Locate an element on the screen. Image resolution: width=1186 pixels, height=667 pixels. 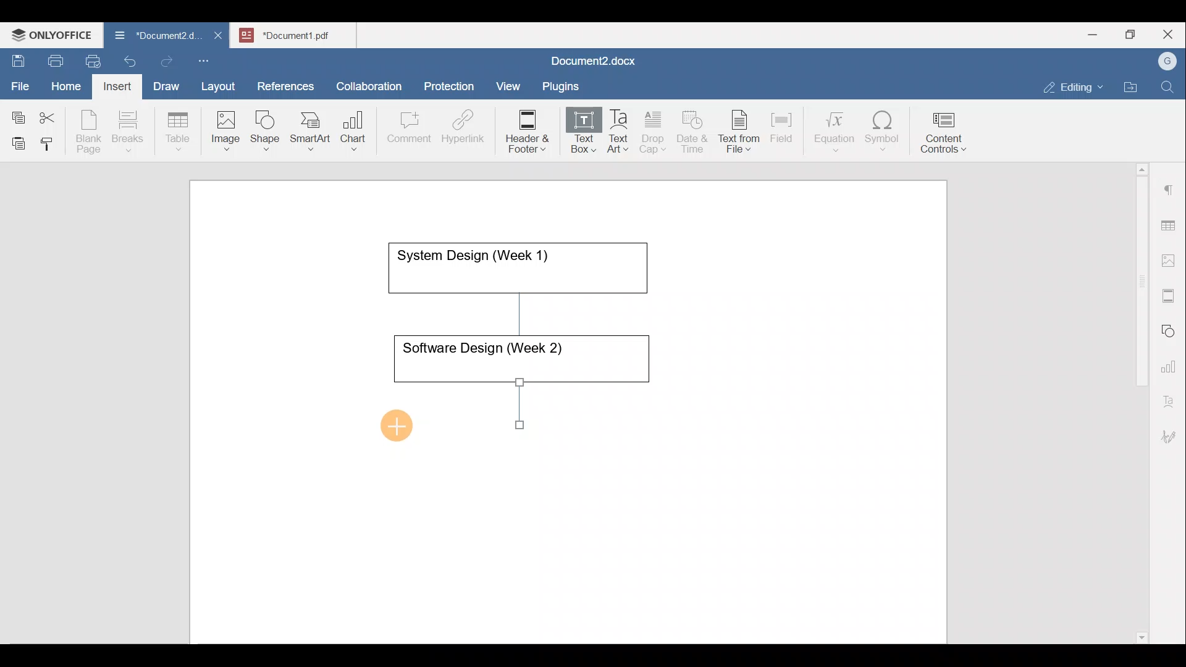
Header & footer is located at coordinates (523, 130).